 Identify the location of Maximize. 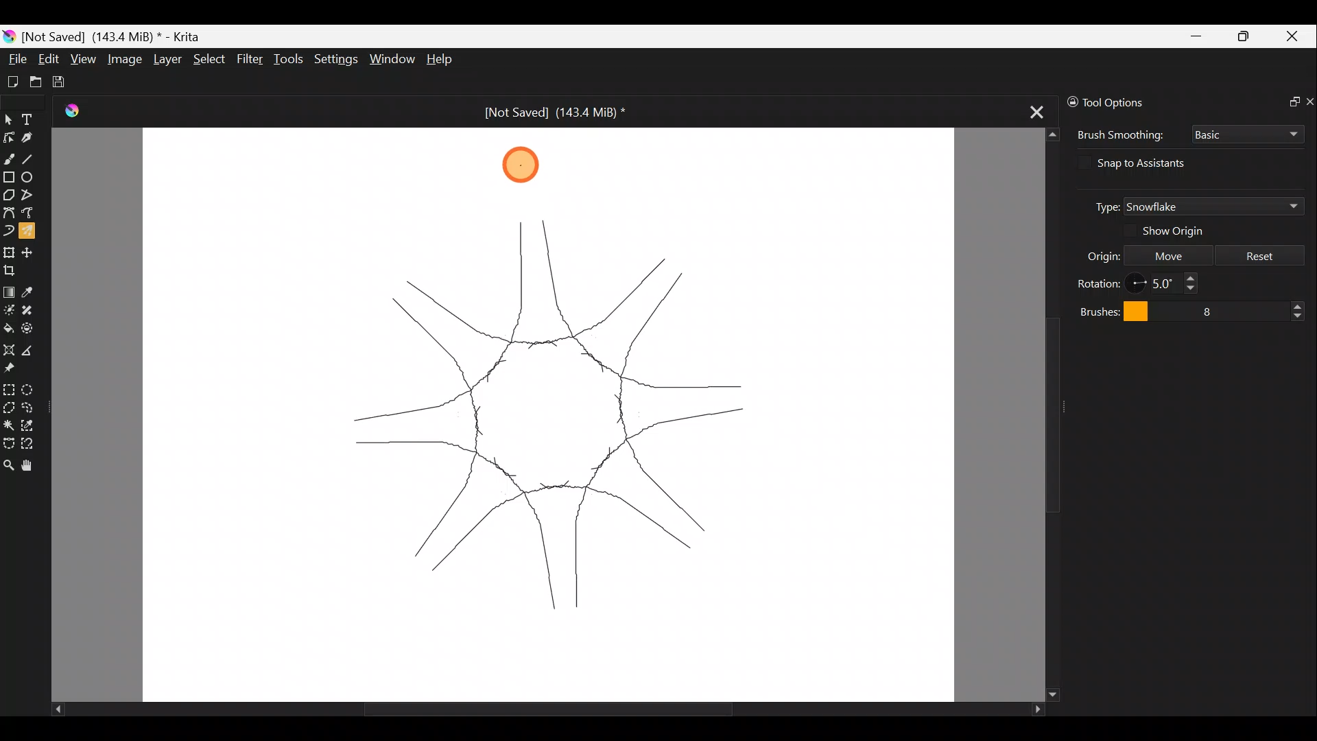
(1246, 35).